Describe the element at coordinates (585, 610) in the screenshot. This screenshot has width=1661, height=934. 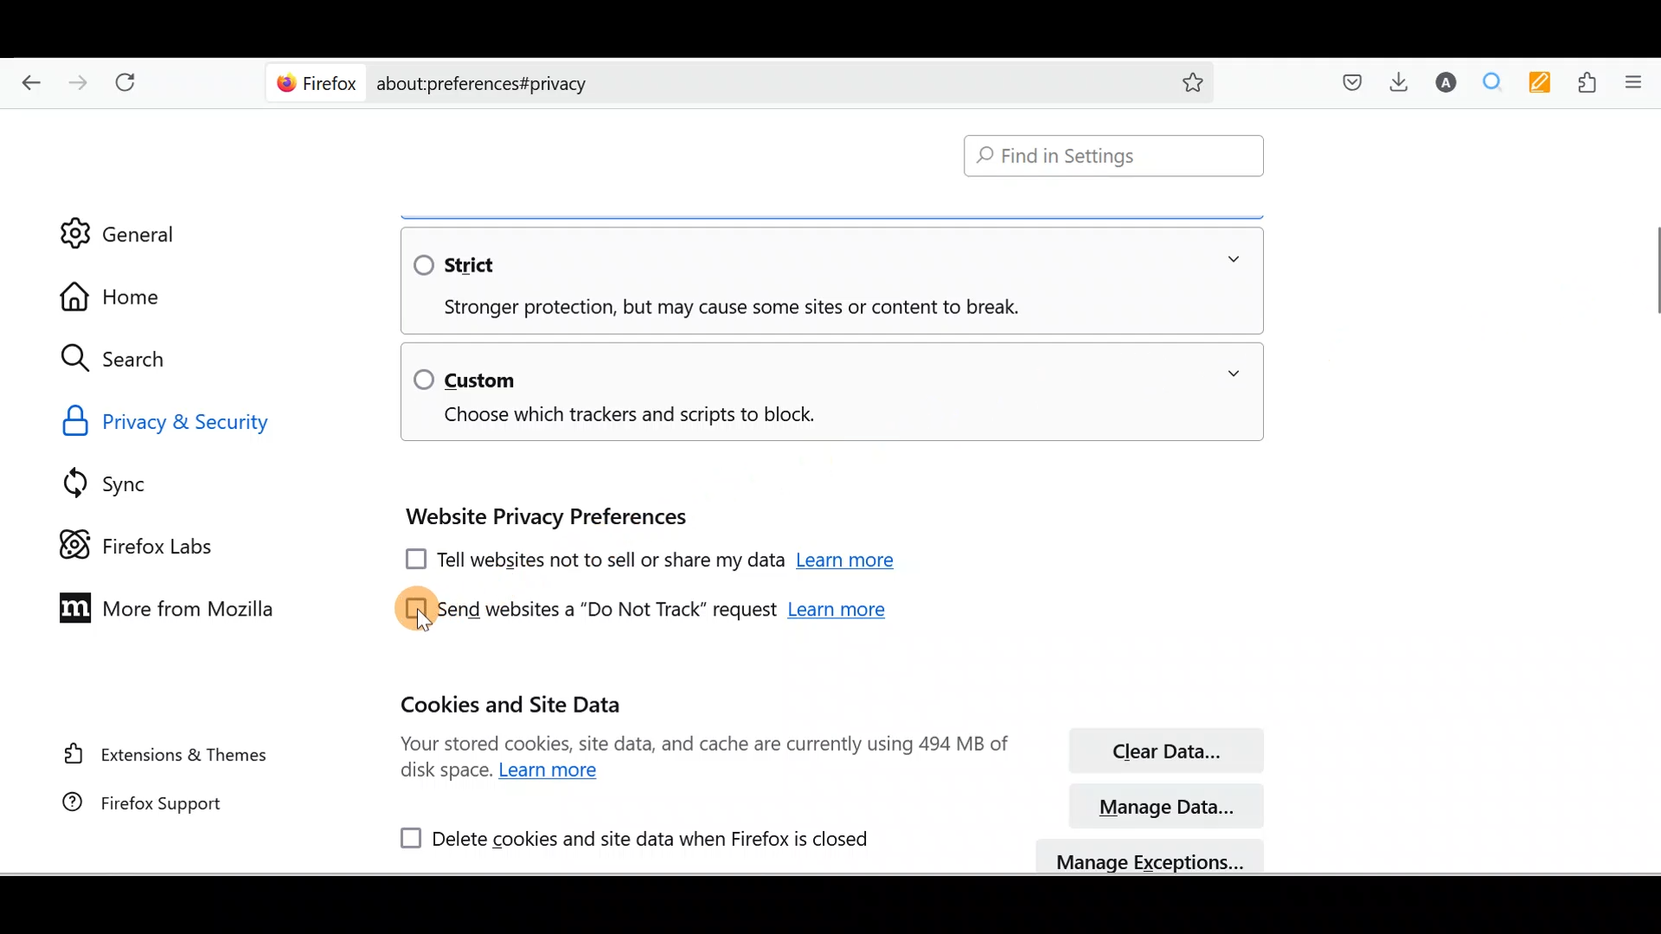
I see `Send websites a "Do Not Track" request.` at that location.